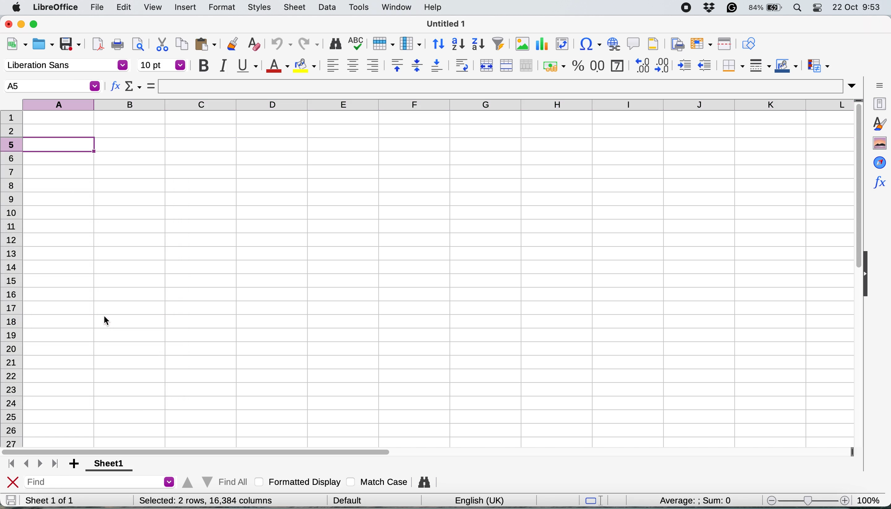 The image size is (891, 509). Describe the element at coordinates (50, 500) in the screenshot. I see `sheet 1 of 1` at that location.